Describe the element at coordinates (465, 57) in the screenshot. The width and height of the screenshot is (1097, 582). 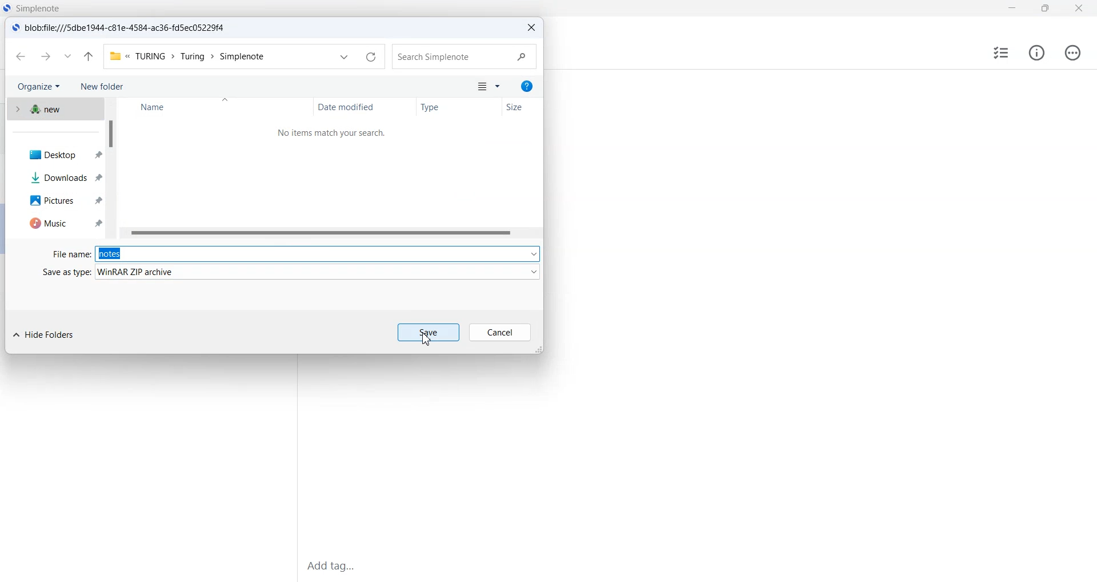
I see `Search simplenote` at that location.